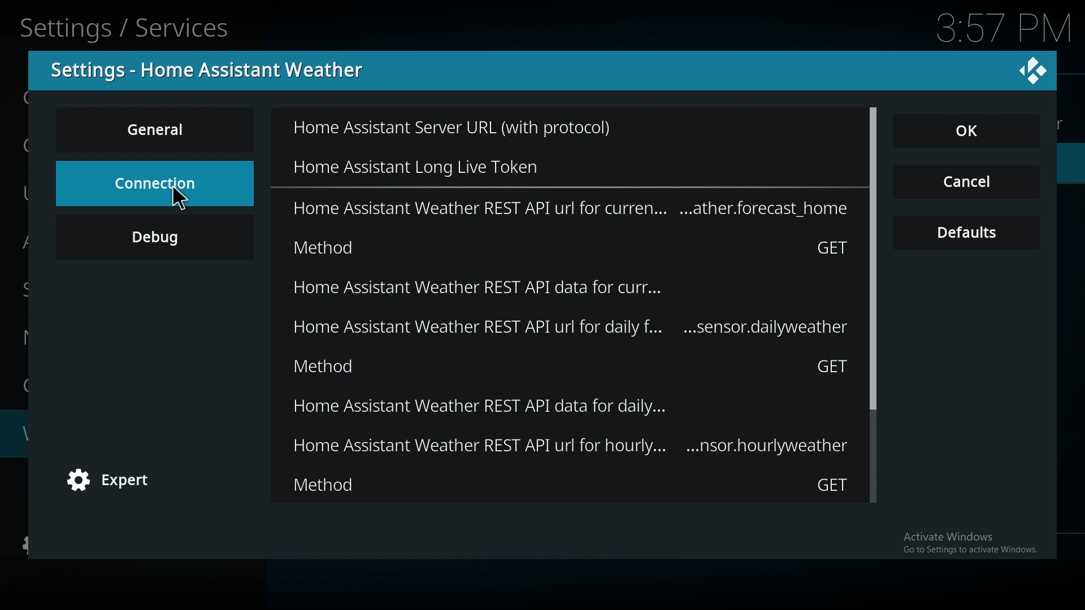 The height and width of the screenshot is (610, 1085). Describe the element at coordinates (155, 246) in the screenshot. I see `debug` at that location.